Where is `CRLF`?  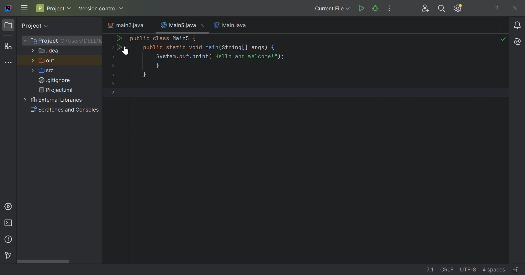 CRLF is located at coordinates (446, 269).